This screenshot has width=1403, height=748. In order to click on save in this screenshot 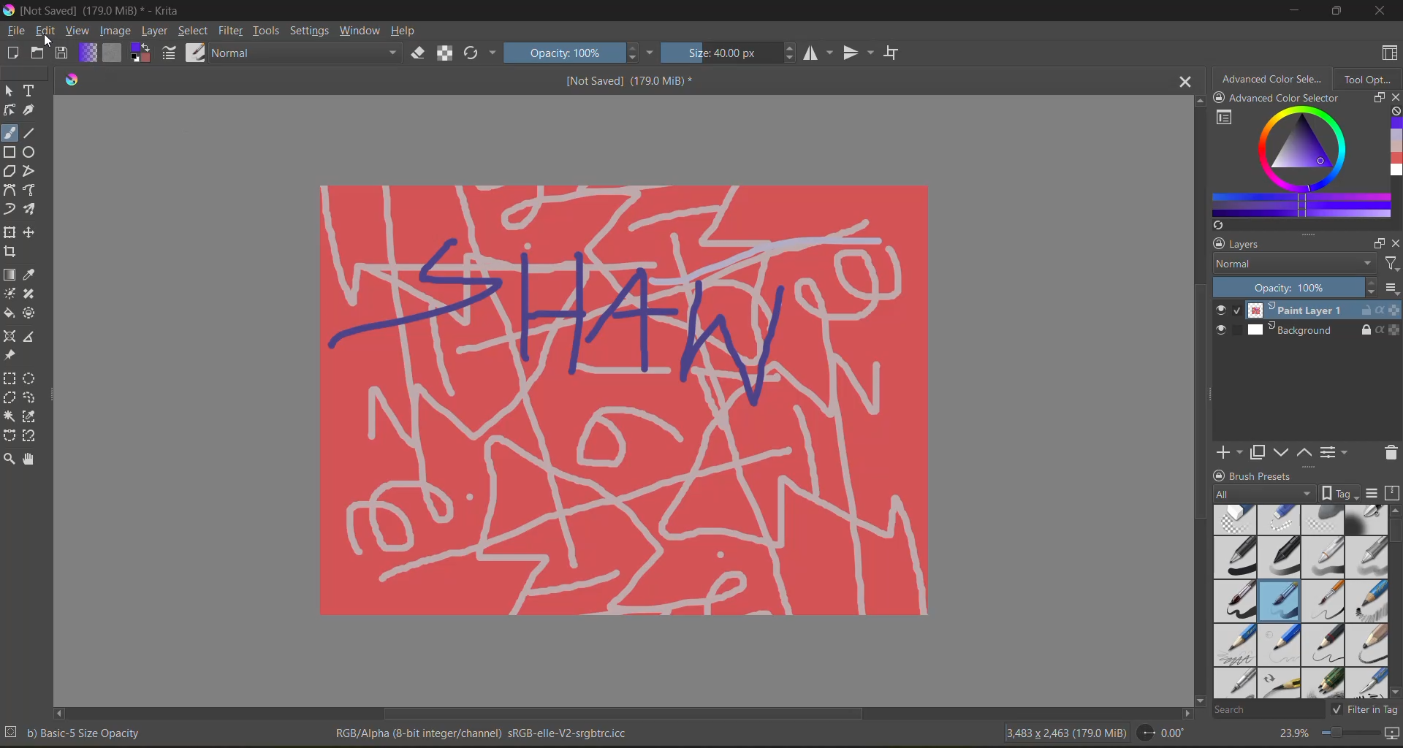, I will do `click(62, 53)`.